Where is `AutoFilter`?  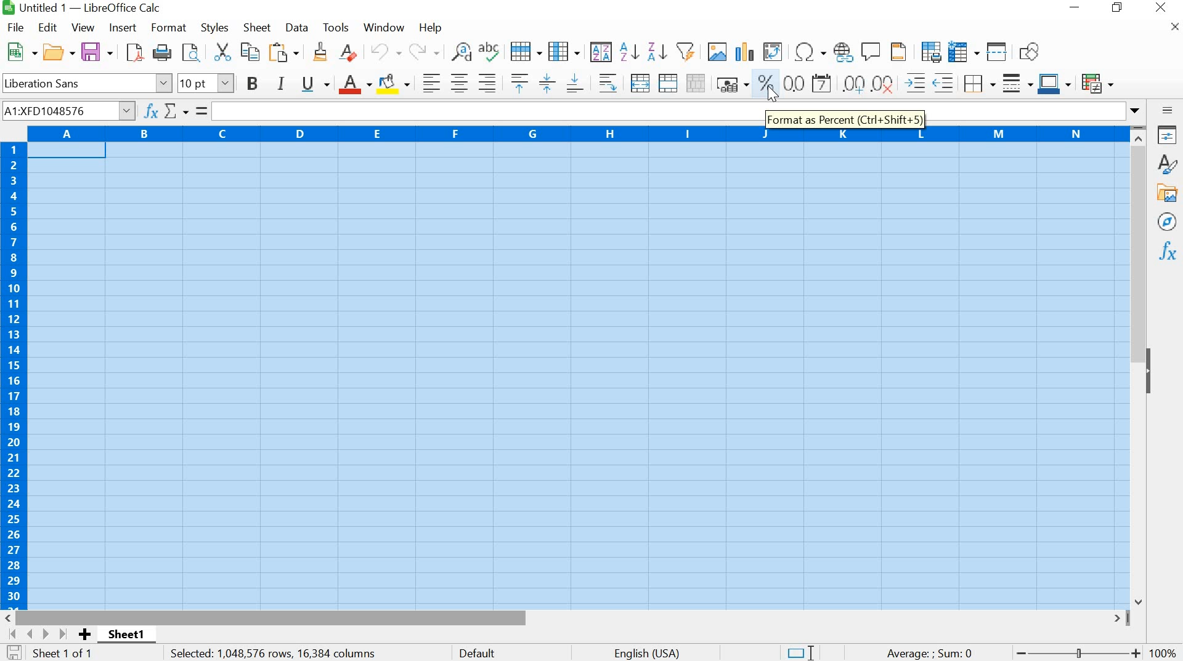 AutoFilter is located at coordinates (685, 52).